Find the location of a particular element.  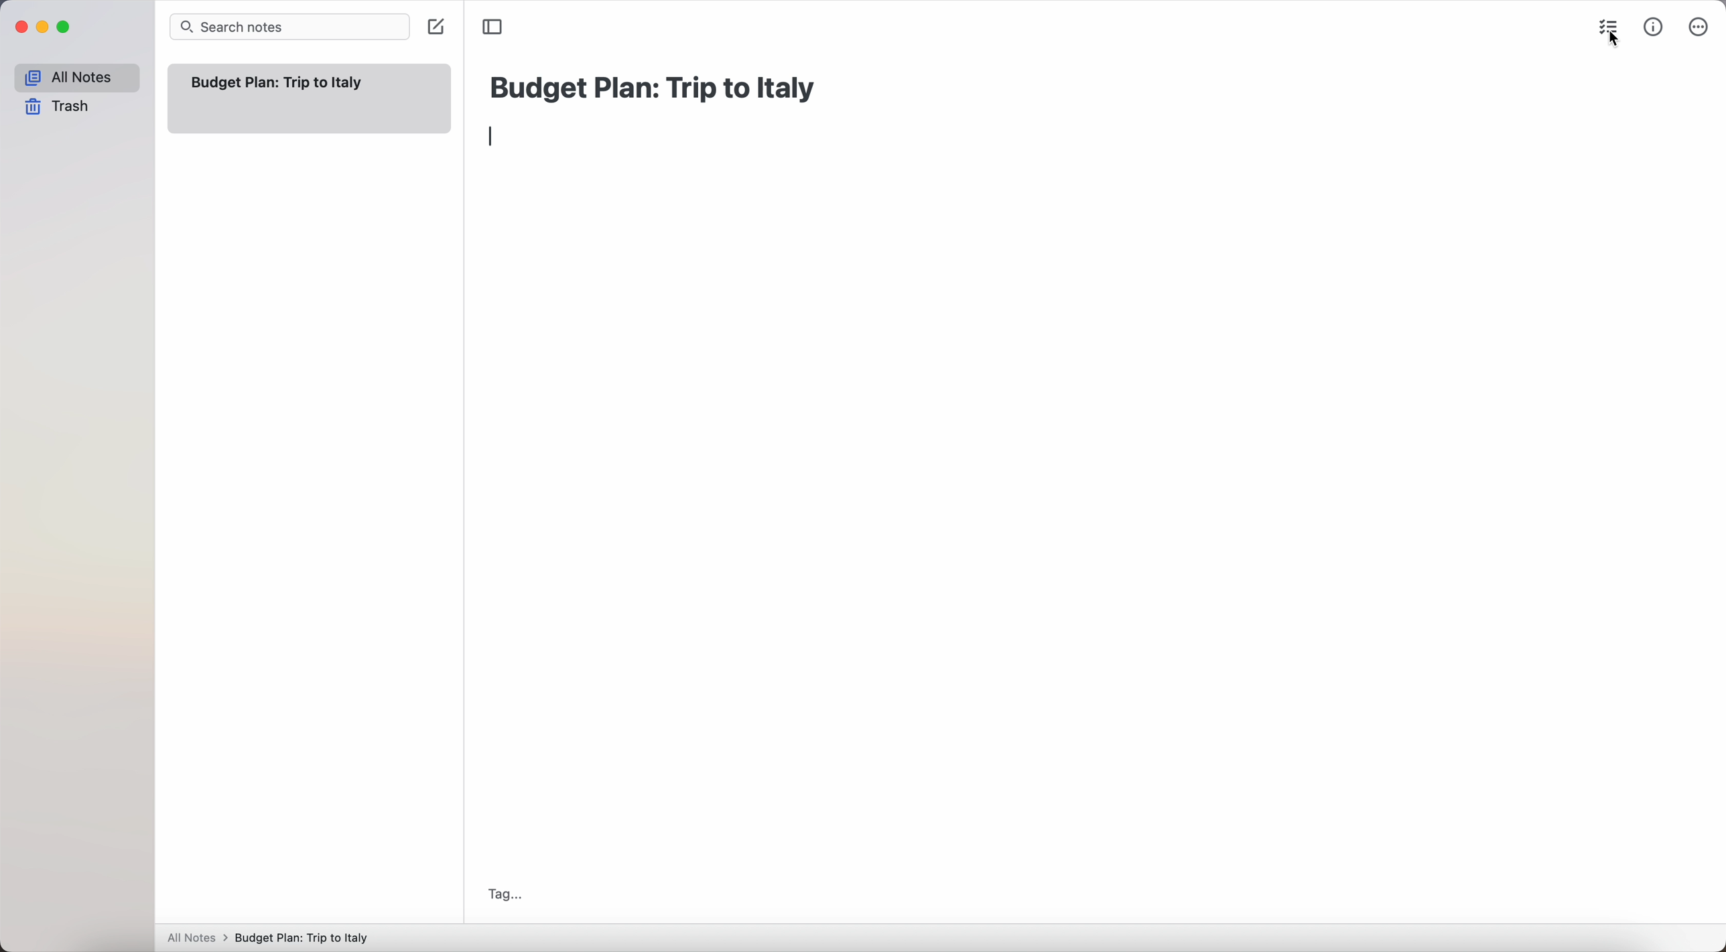

create note is located at coordinates (435, 28).